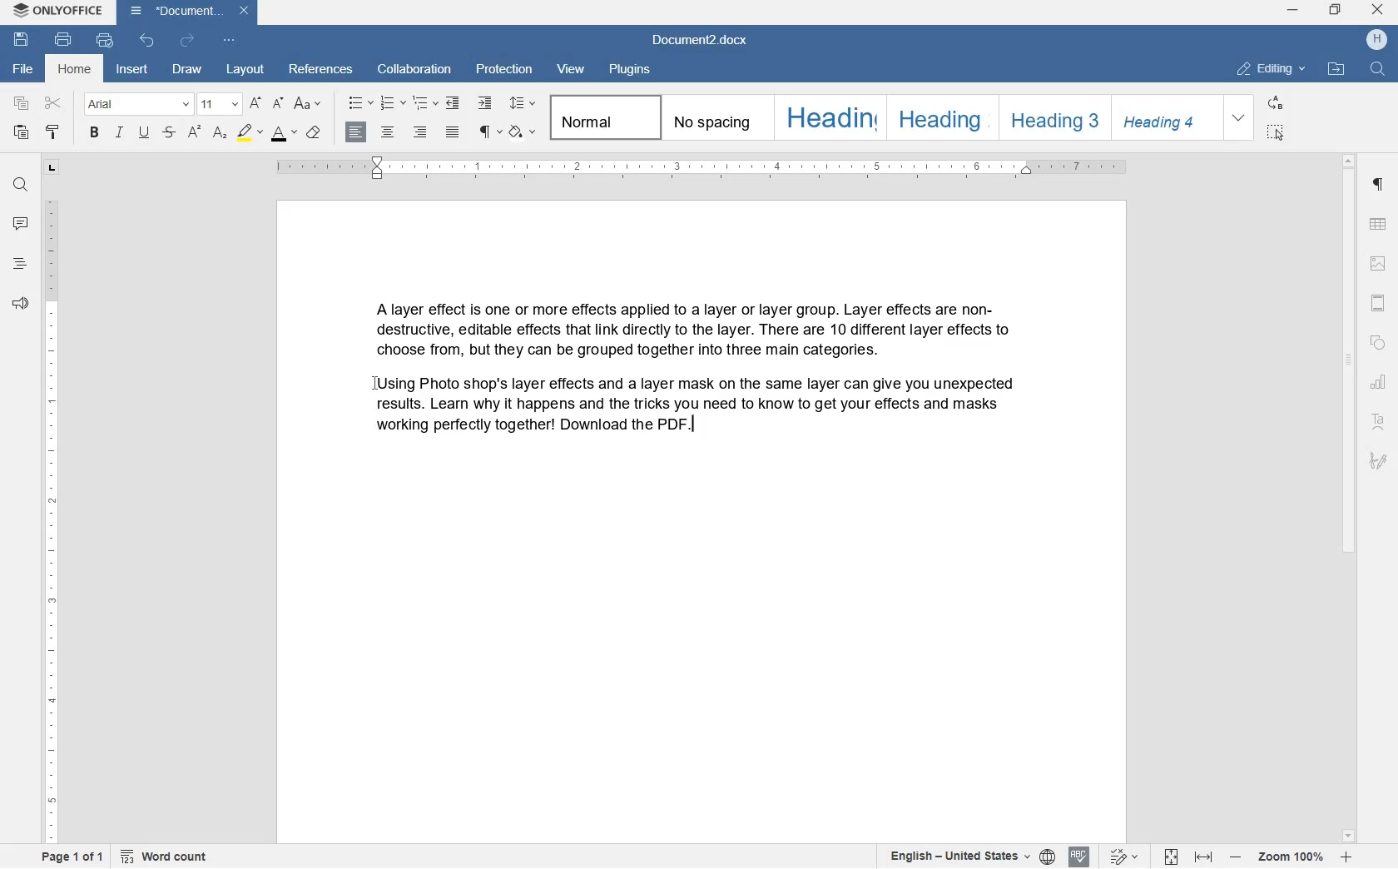 The height and width of the screenshot is (869, 1398). I want to click on INCREMENT FONT SIZE, so click(255, 102).